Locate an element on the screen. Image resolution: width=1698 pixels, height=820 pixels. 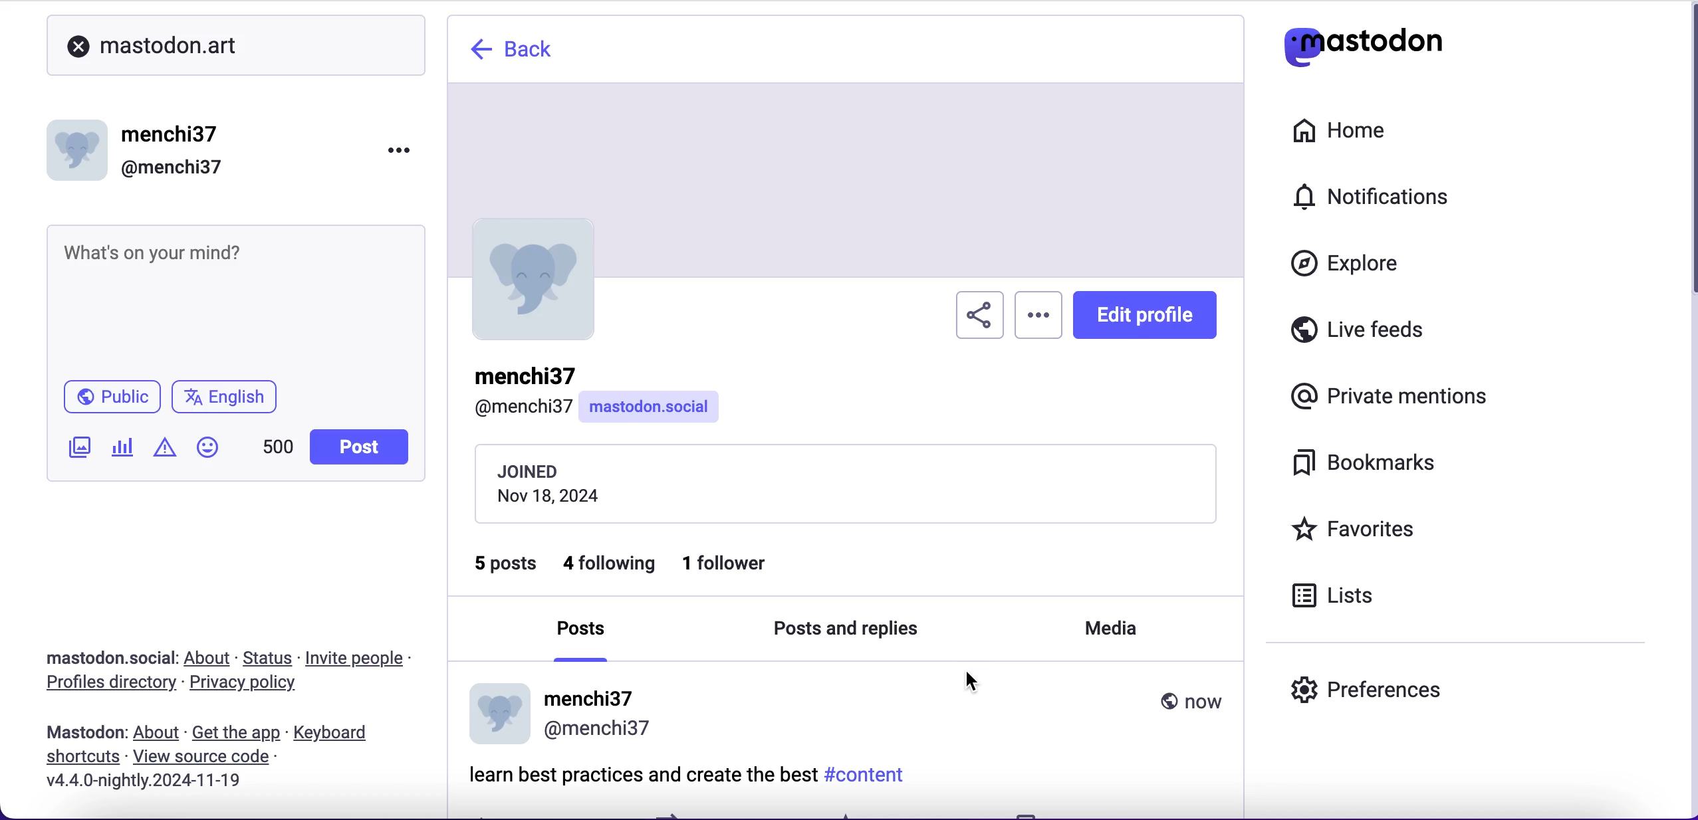
post is located at coordinates (358, 447).